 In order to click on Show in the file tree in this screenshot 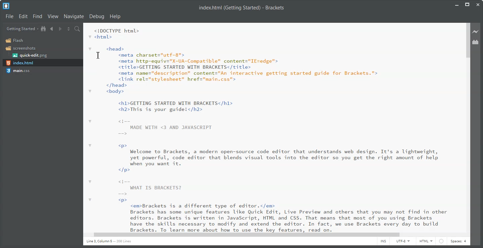, I will do `click(44, 28)`.